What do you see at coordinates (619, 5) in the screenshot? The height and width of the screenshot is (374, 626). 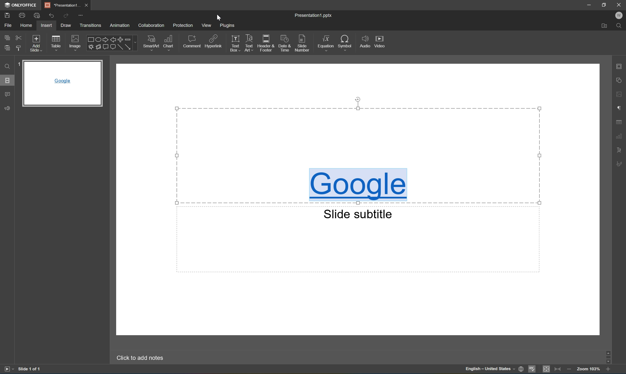 I see `Close` at bounding box center [619, 5].